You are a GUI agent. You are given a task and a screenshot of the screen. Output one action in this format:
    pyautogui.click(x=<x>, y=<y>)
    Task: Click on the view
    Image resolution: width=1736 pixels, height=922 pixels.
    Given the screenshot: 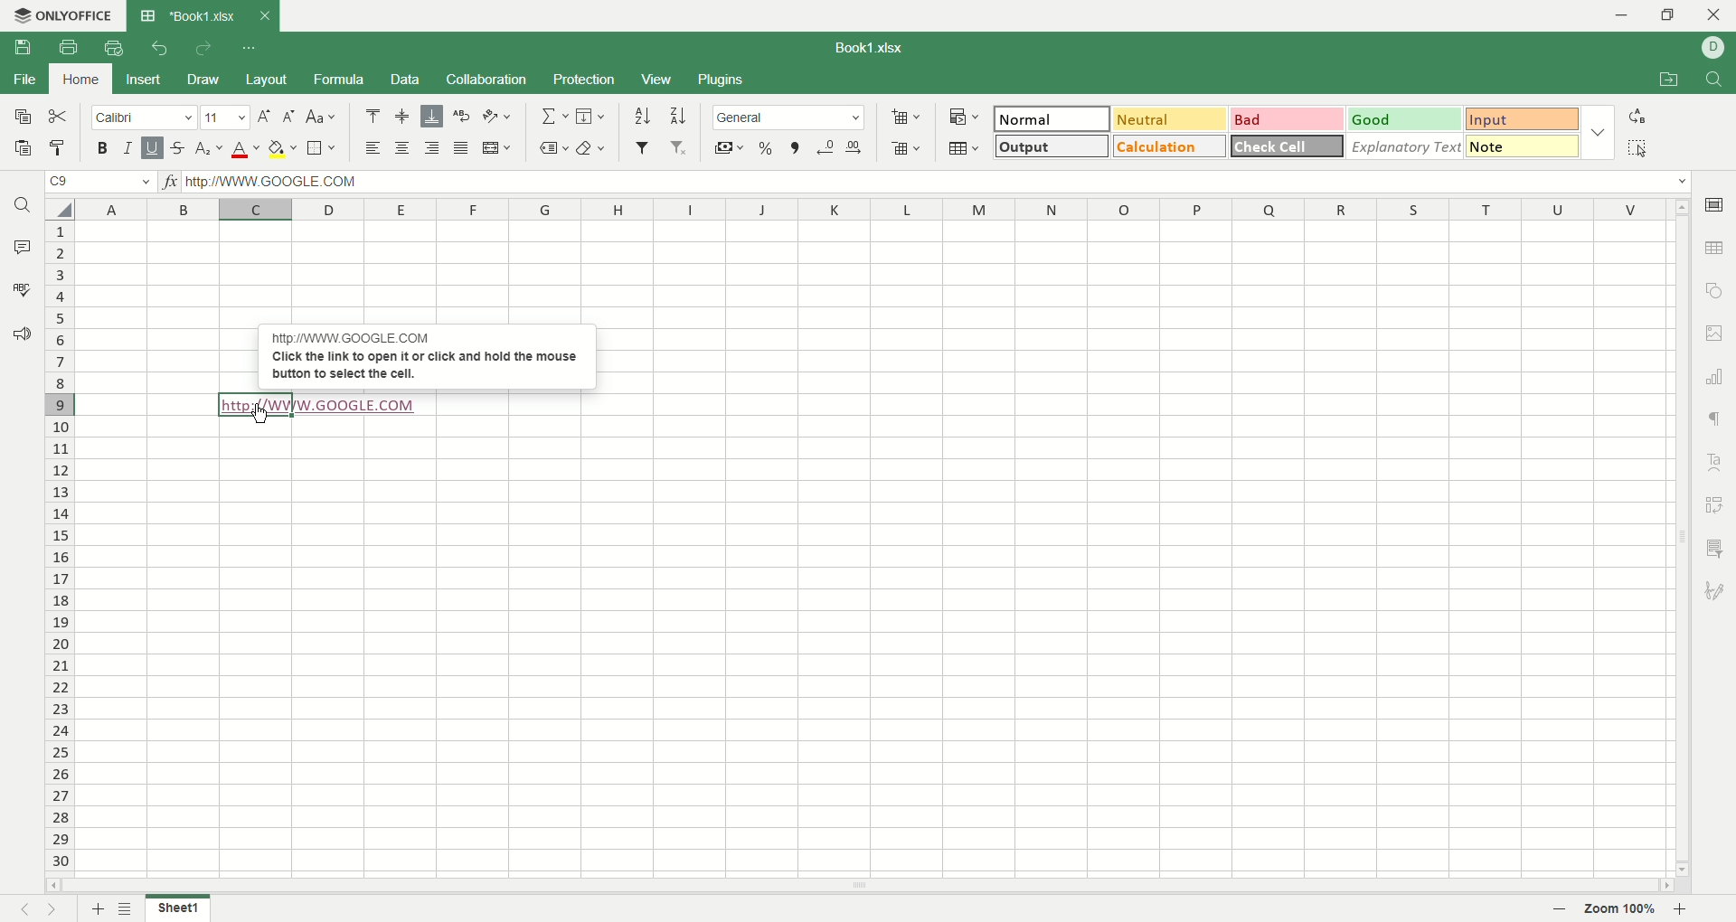 What is the action you would take?
    pyautogui.click(x=655, y=80)
    